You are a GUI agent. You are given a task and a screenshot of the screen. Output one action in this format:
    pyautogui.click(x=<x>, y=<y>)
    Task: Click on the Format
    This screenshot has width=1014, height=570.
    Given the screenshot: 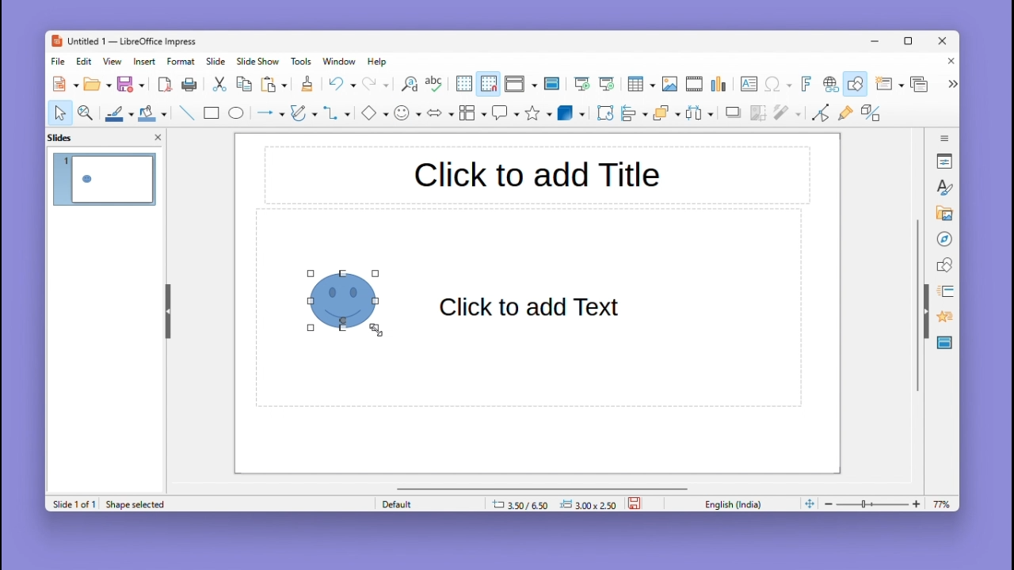 What is the action you would take?
    pyautogui.click(x=181, y=61)
    